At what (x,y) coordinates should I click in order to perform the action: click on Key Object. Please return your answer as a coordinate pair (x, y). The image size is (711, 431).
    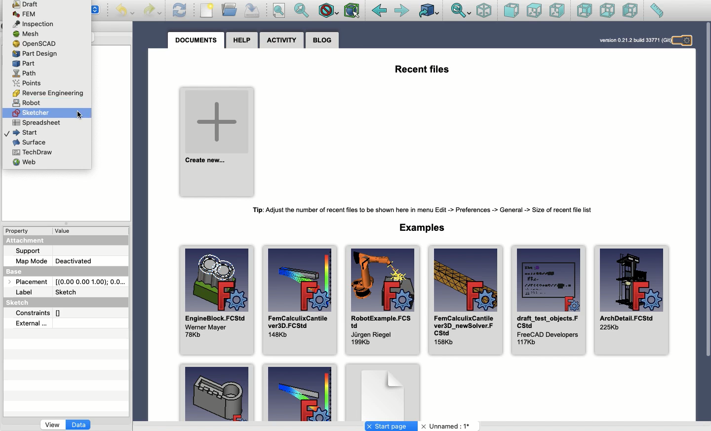
    Looking at the image, I should click on (217, 392).